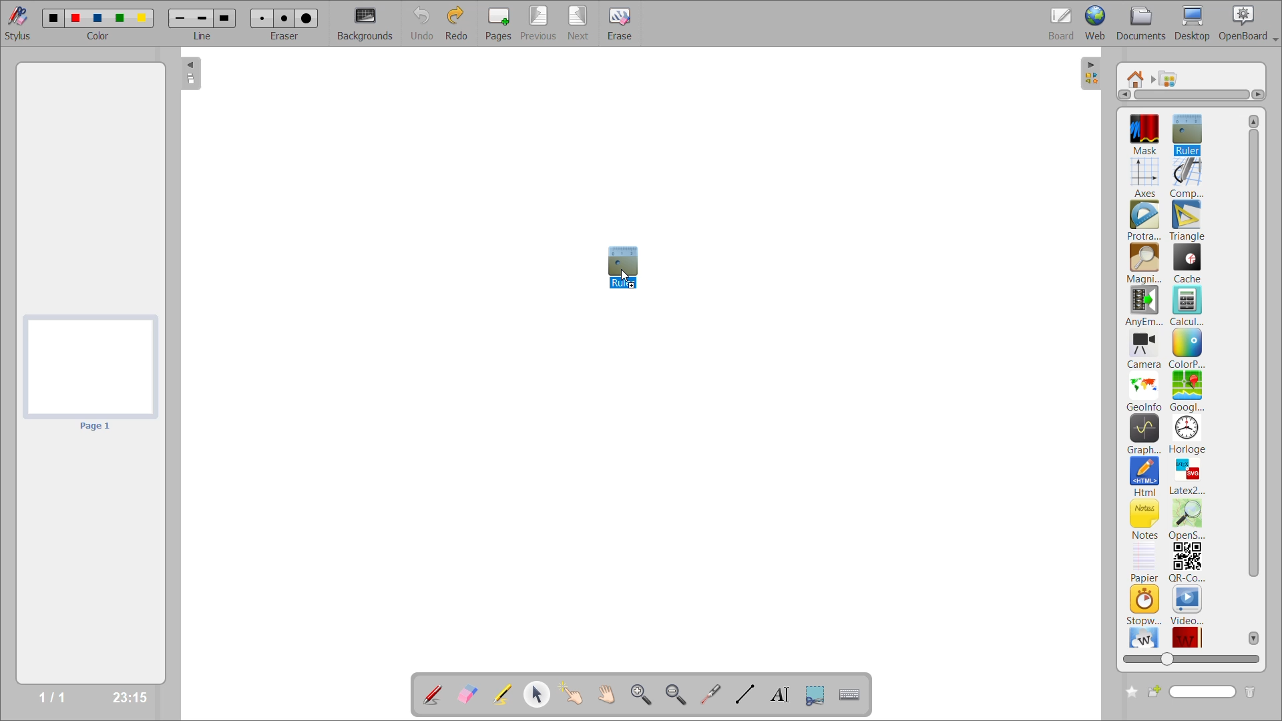 The width and height of the screenshot is (1282, 721). What do you see at coordinates (201, 18) in the screenshot?
I see `line 2` at bounding box center [201, 18].